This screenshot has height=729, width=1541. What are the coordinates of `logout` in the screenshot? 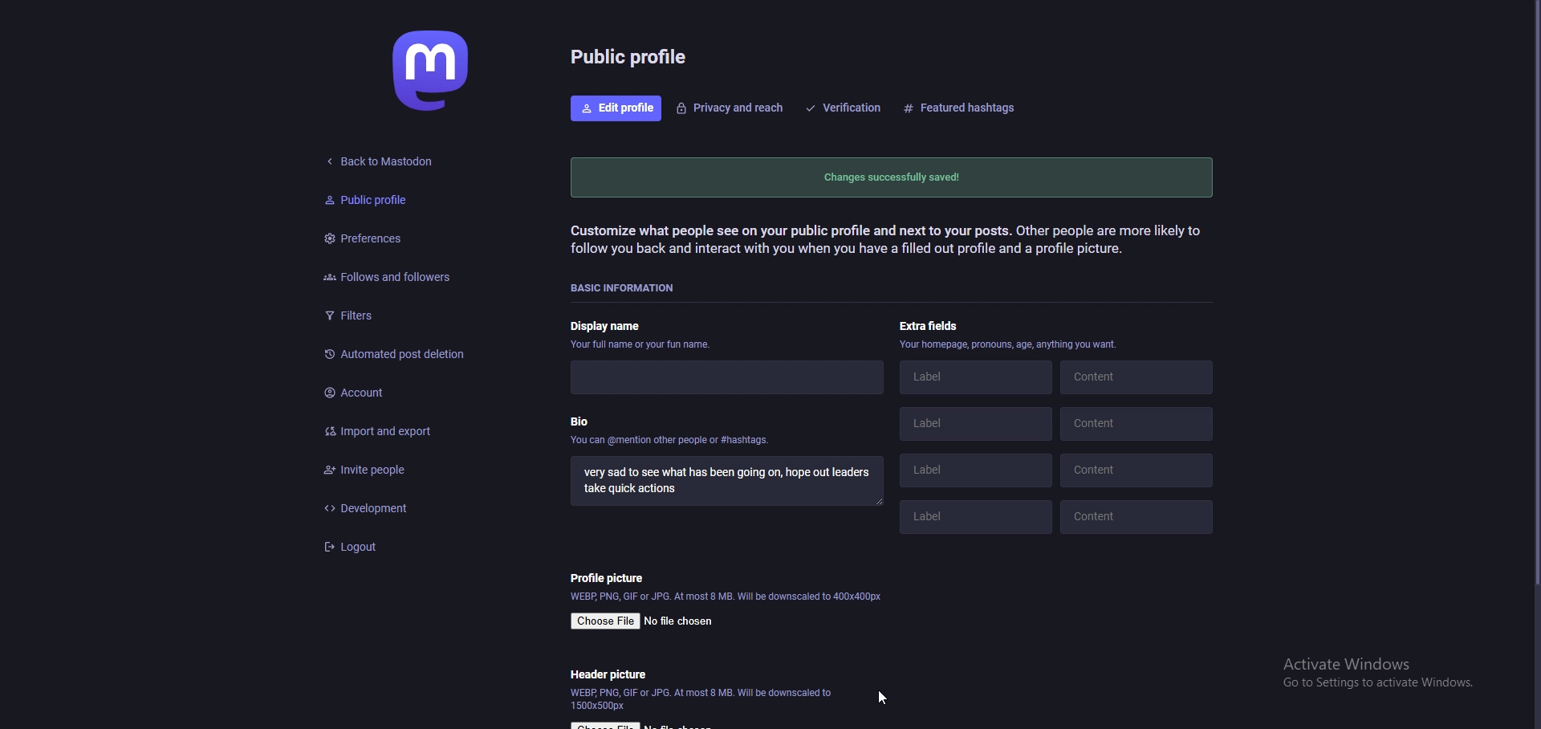 It's located at (397, 548).